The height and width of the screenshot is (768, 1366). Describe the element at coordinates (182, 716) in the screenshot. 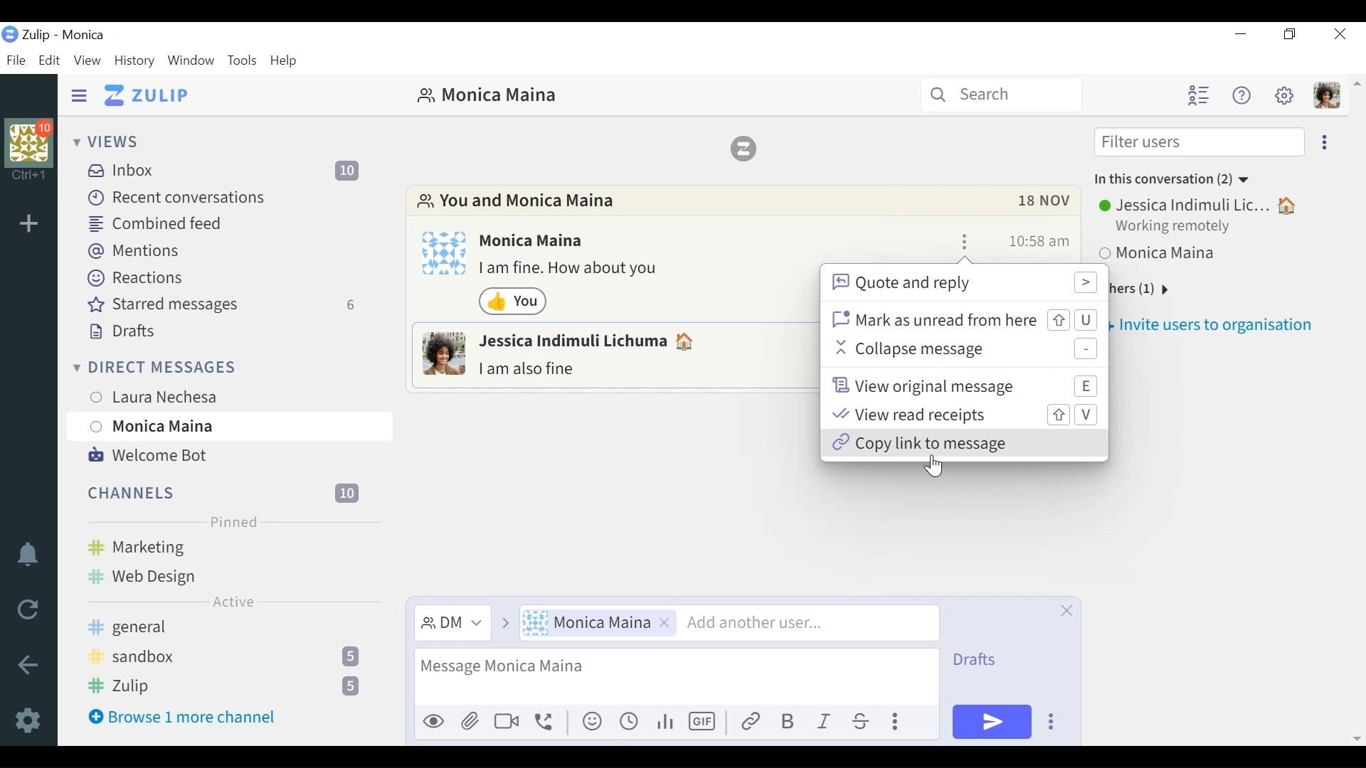

I see `Browse 1 more channel` at that location.